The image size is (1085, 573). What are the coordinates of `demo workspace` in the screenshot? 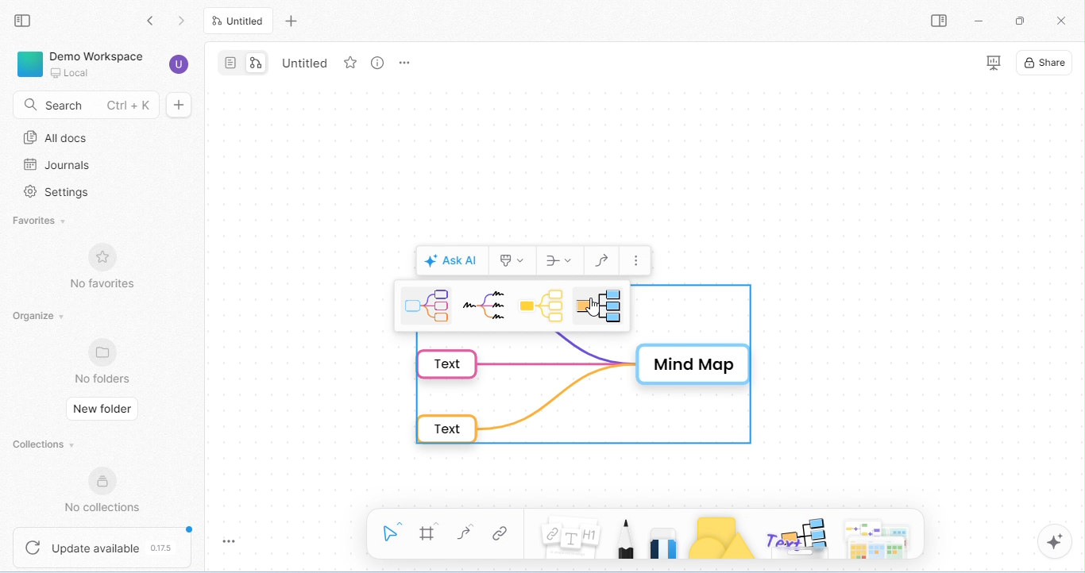 It's located at (82, 63).